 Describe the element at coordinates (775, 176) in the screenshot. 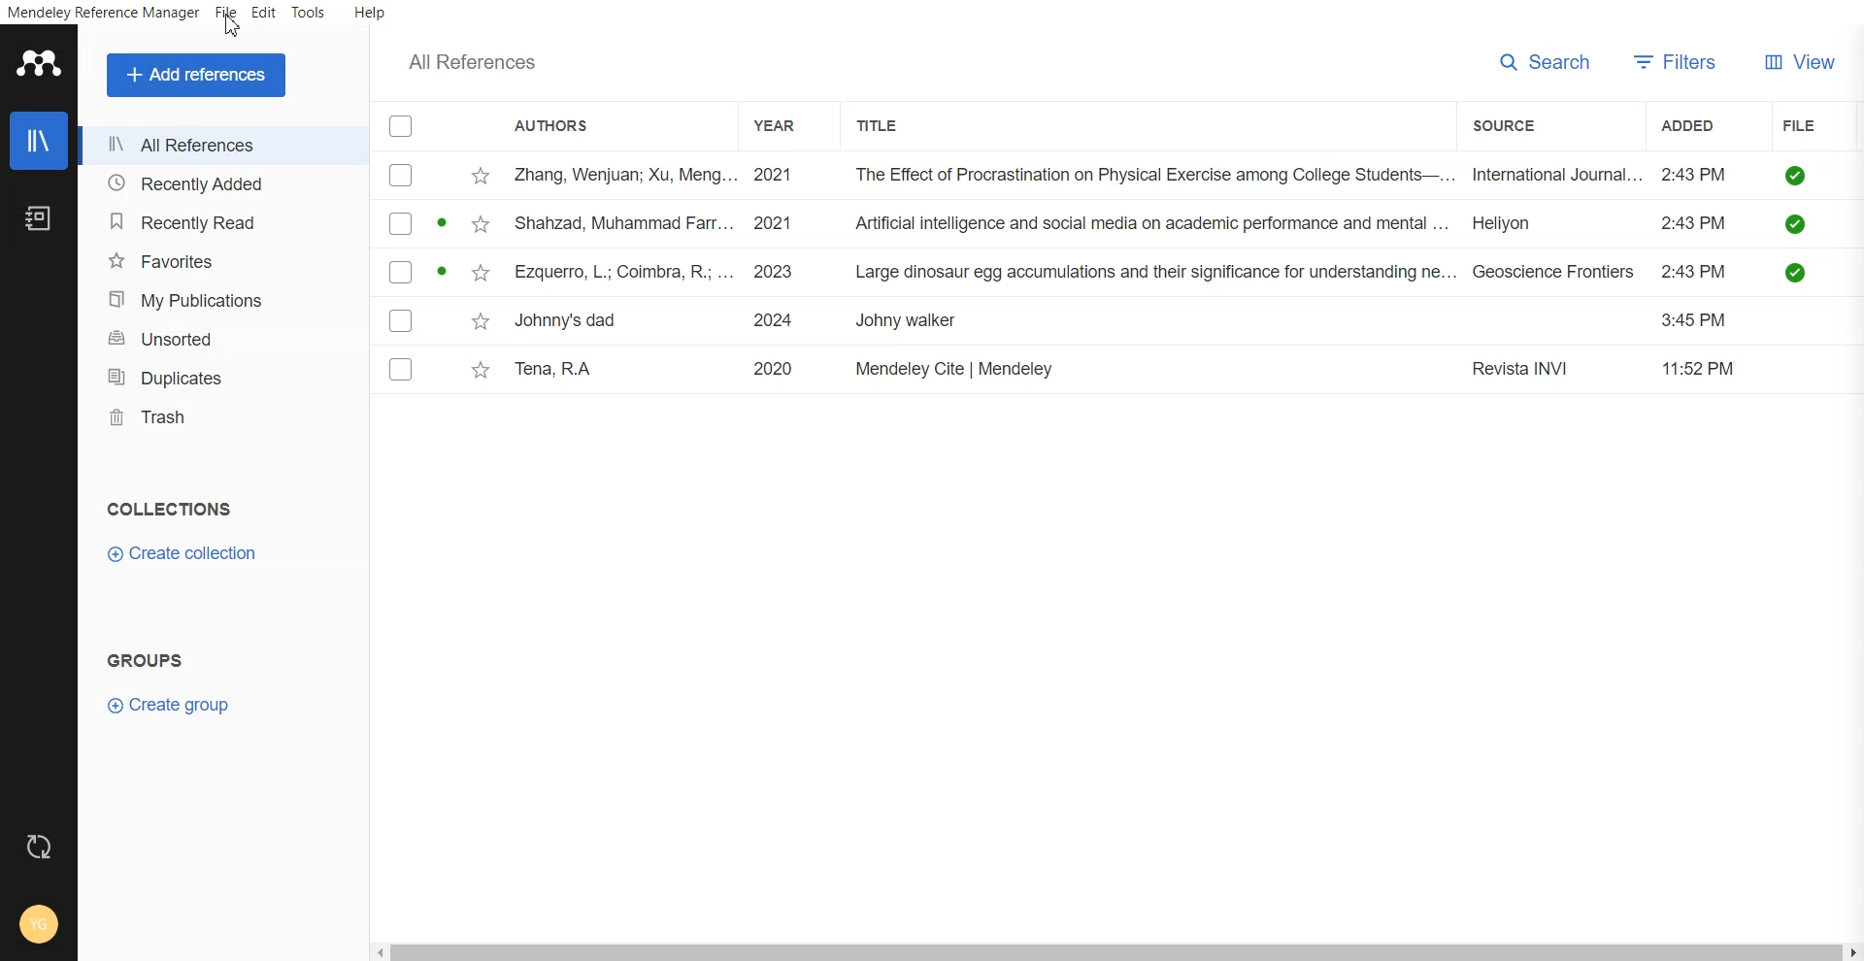

I see `2021` at that location.